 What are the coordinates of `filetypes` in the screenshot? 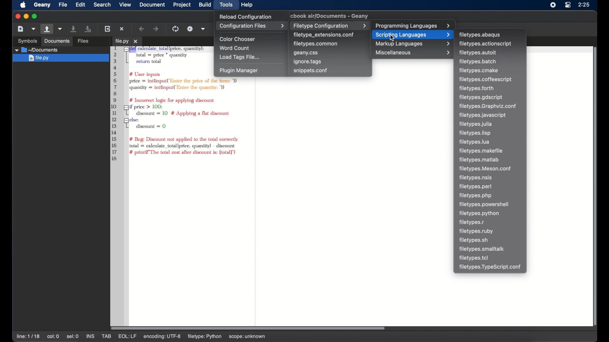 It's located at (474, 240).